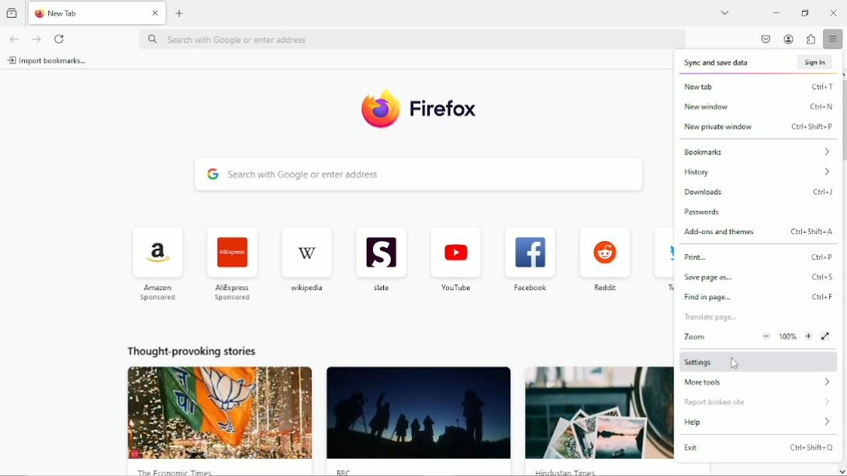 The width and height of the screenshot is (847, 476). What do you see at coordinates (757, 383) in the screenshot?
I see `more tools` at bounding box center [757, 383].